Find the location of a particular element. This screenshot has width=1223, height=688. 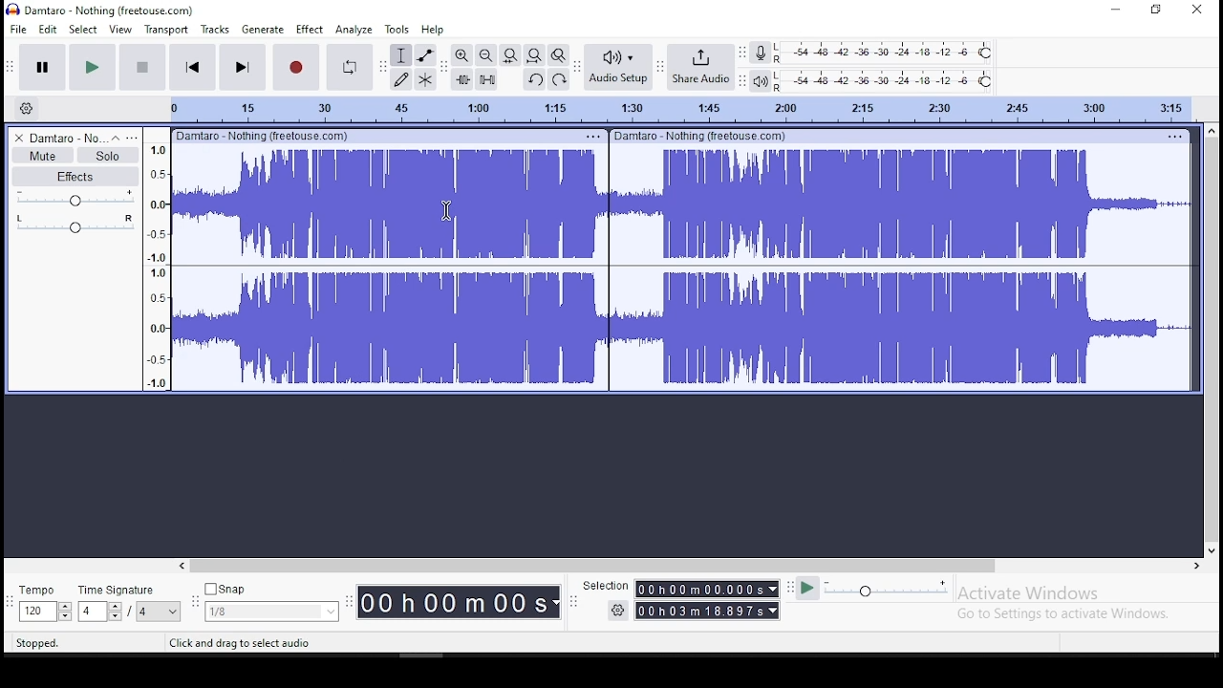

redo is located at coordinates (561, 80).